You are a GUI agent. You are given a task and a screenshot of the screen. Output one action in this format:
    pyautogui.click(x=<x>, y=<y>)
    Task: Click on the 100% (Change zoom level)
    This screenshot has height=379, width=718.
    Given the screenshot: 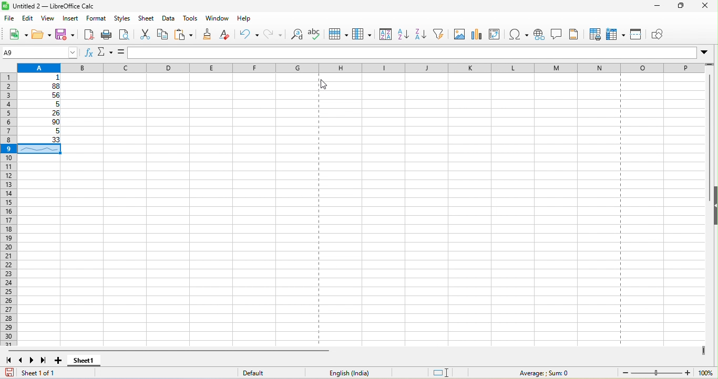 What is the action you would take?
    pyautogui.click(x=668, y=372)
    